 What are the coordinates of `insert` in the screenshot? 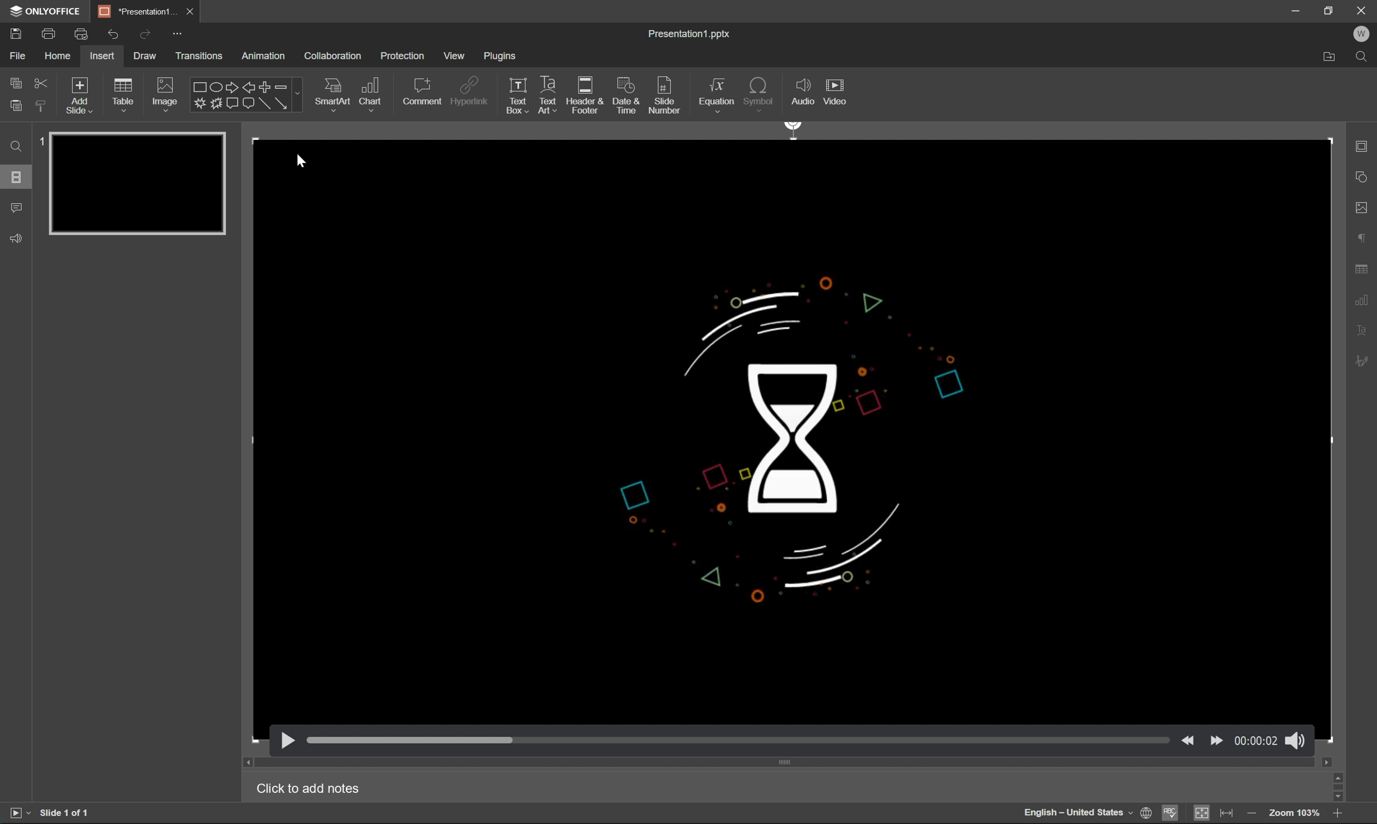 It's located at (101, 56).